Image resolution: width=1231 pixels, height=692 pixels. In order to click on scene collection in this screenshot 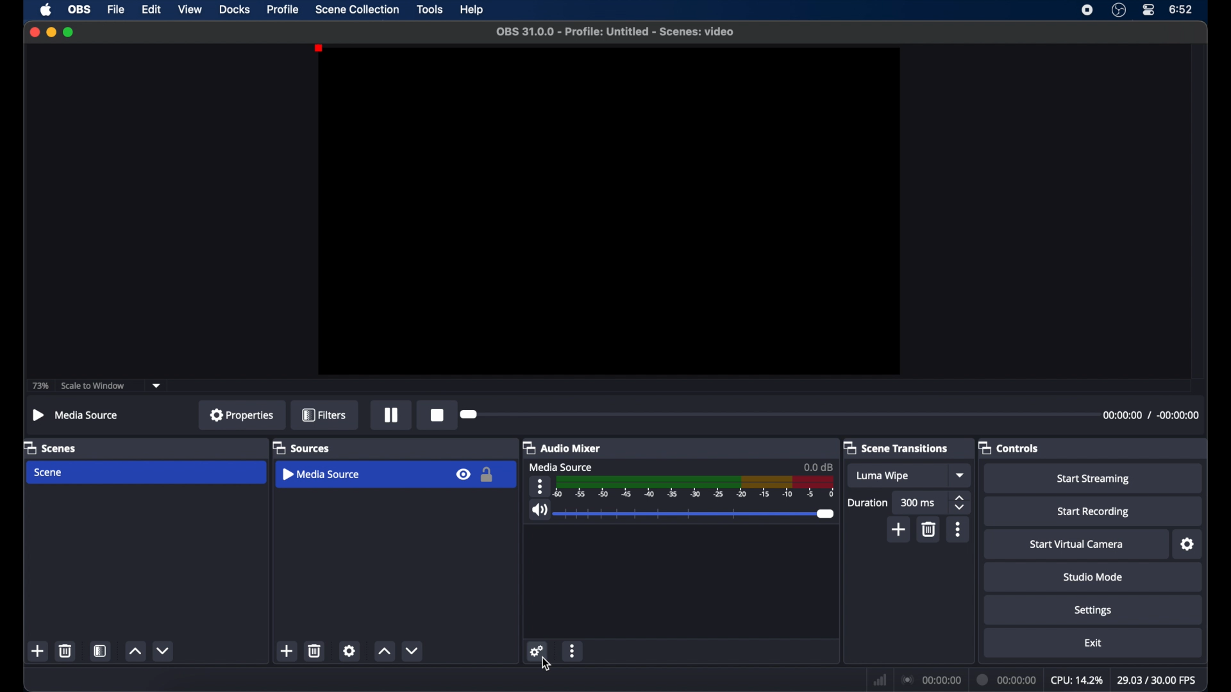, I will do `click(356, 10)`.